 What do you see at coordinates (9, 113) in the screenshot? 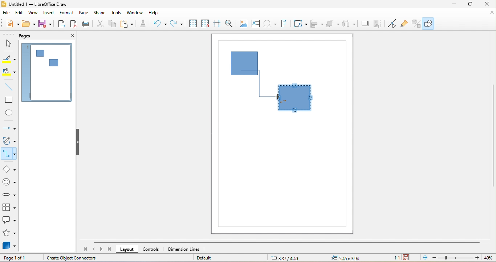
I see `ellipse` at bounding box center [9, 113].